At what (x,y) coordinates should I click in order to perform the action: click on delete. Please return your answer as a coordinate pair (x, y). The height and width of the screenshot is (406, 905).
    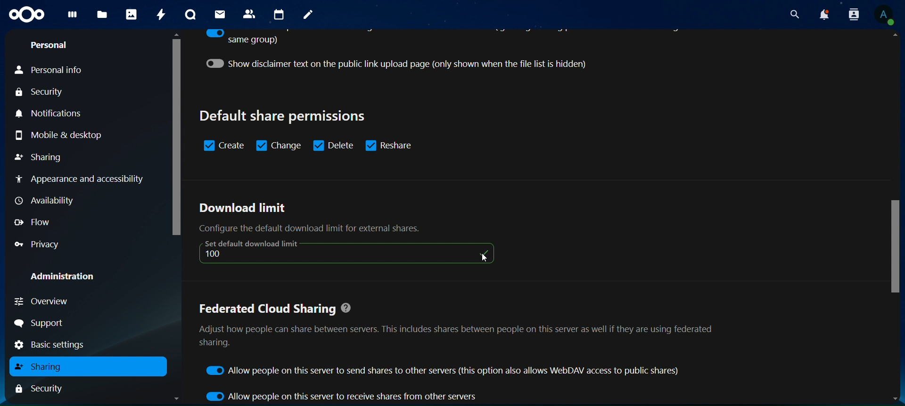
    Looking at the image, I should click on (333, 145).